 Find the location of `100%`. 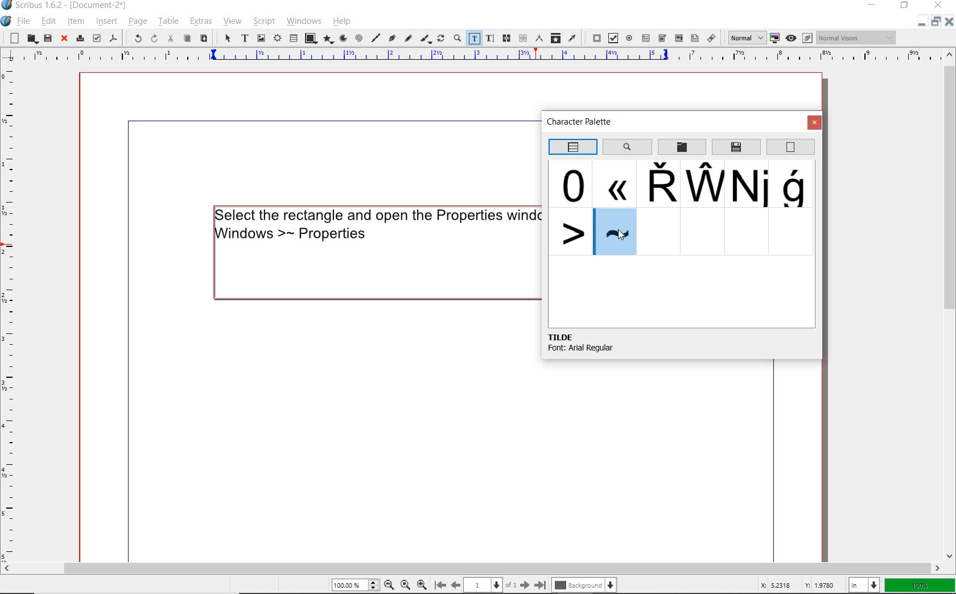

100% is located at coordinates (921, 585).